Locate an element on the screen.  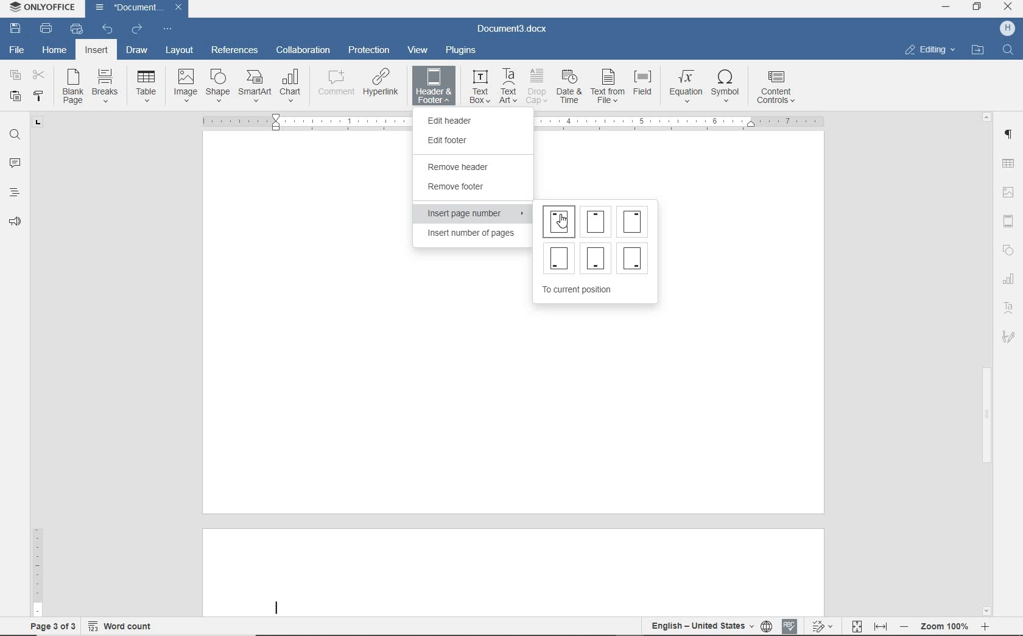
DOCUMENT is located at coordinates (140, 9).